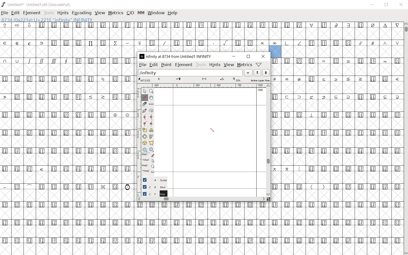  I want to click on file, so click(142, 65).